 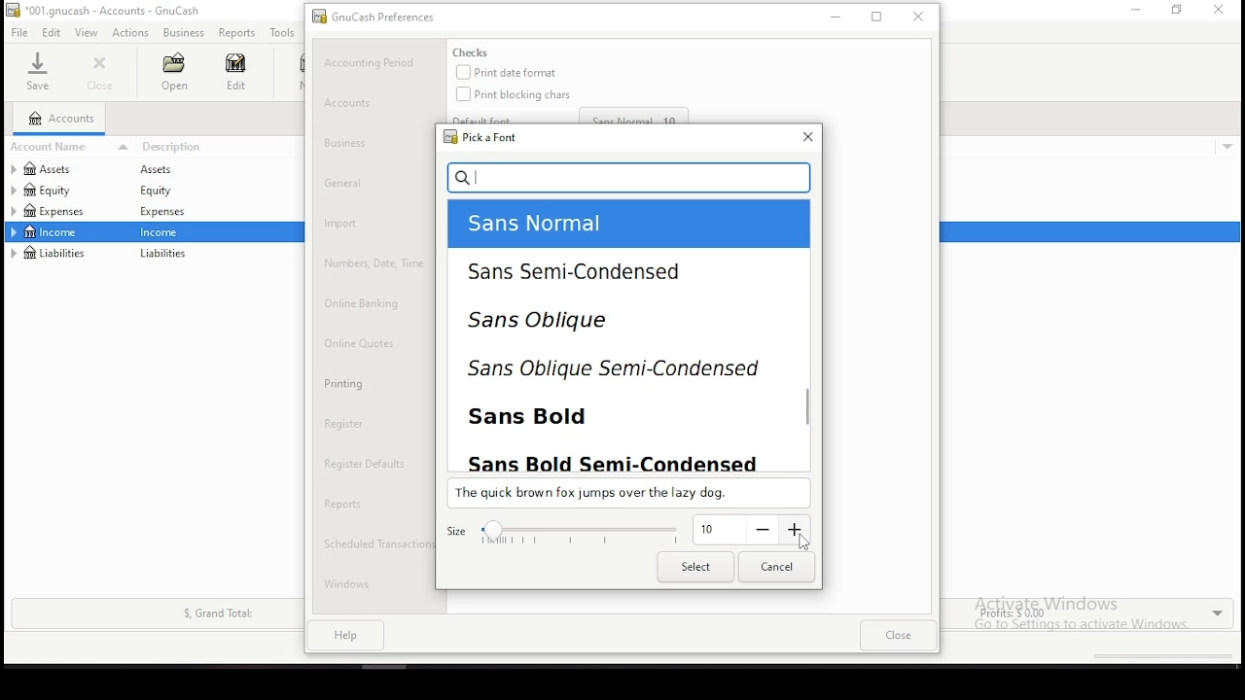 I want to click on Expenses, so click(x=160, y=213).